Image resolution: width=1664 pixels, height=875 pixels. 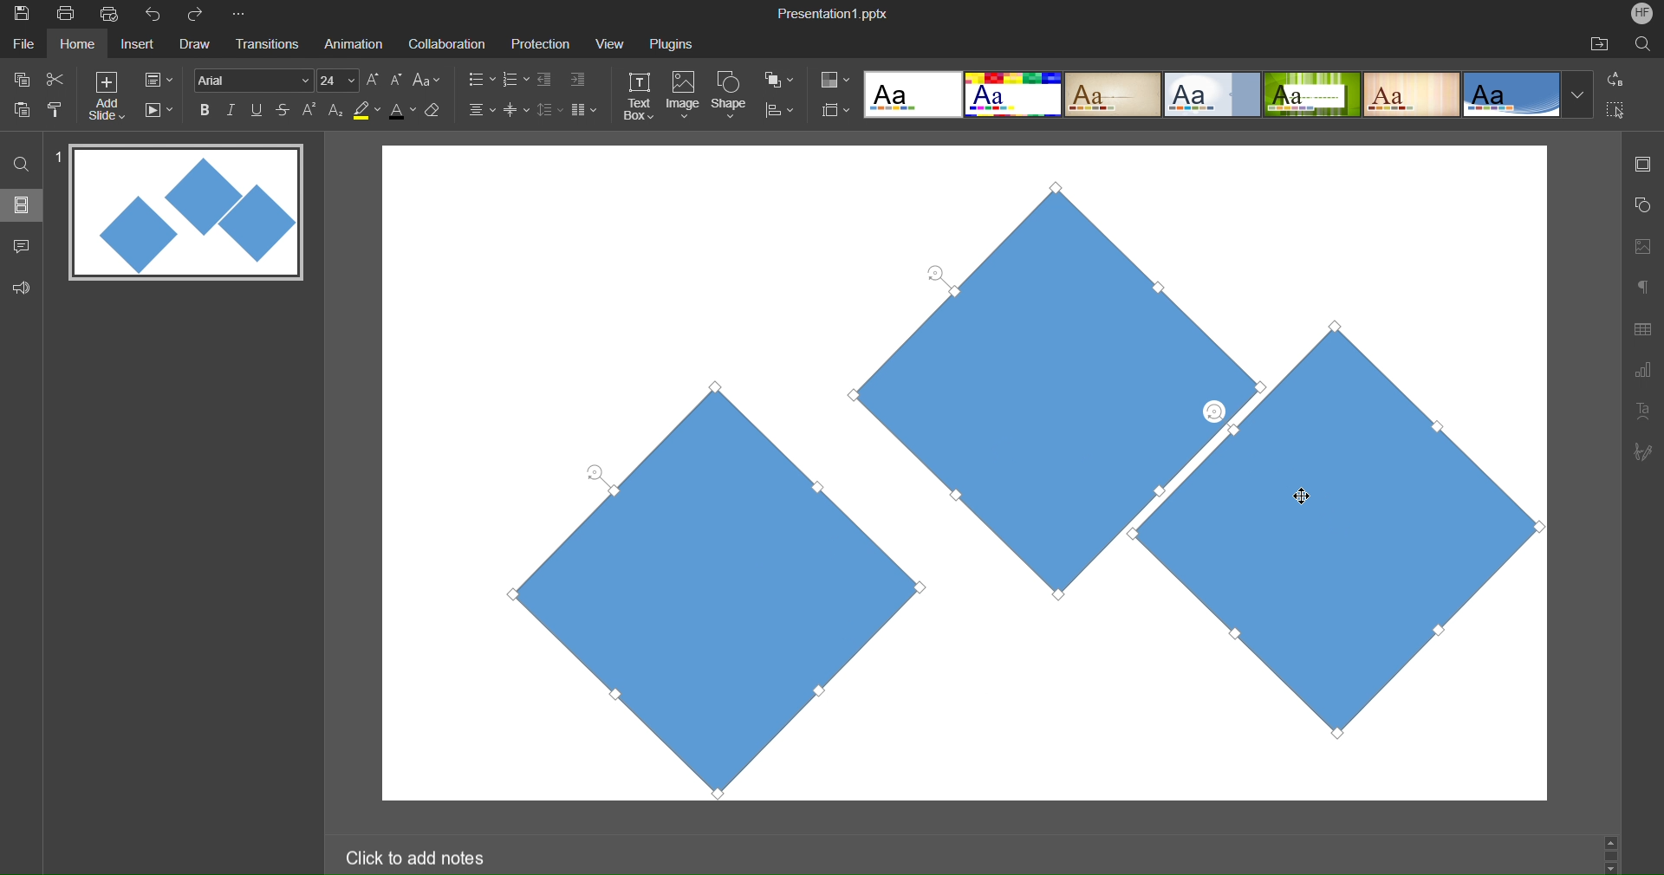 What do you see at coordinates (1610, 853) in the screenshot?
I see `scrollbar` at bounding box center [1610, 853].